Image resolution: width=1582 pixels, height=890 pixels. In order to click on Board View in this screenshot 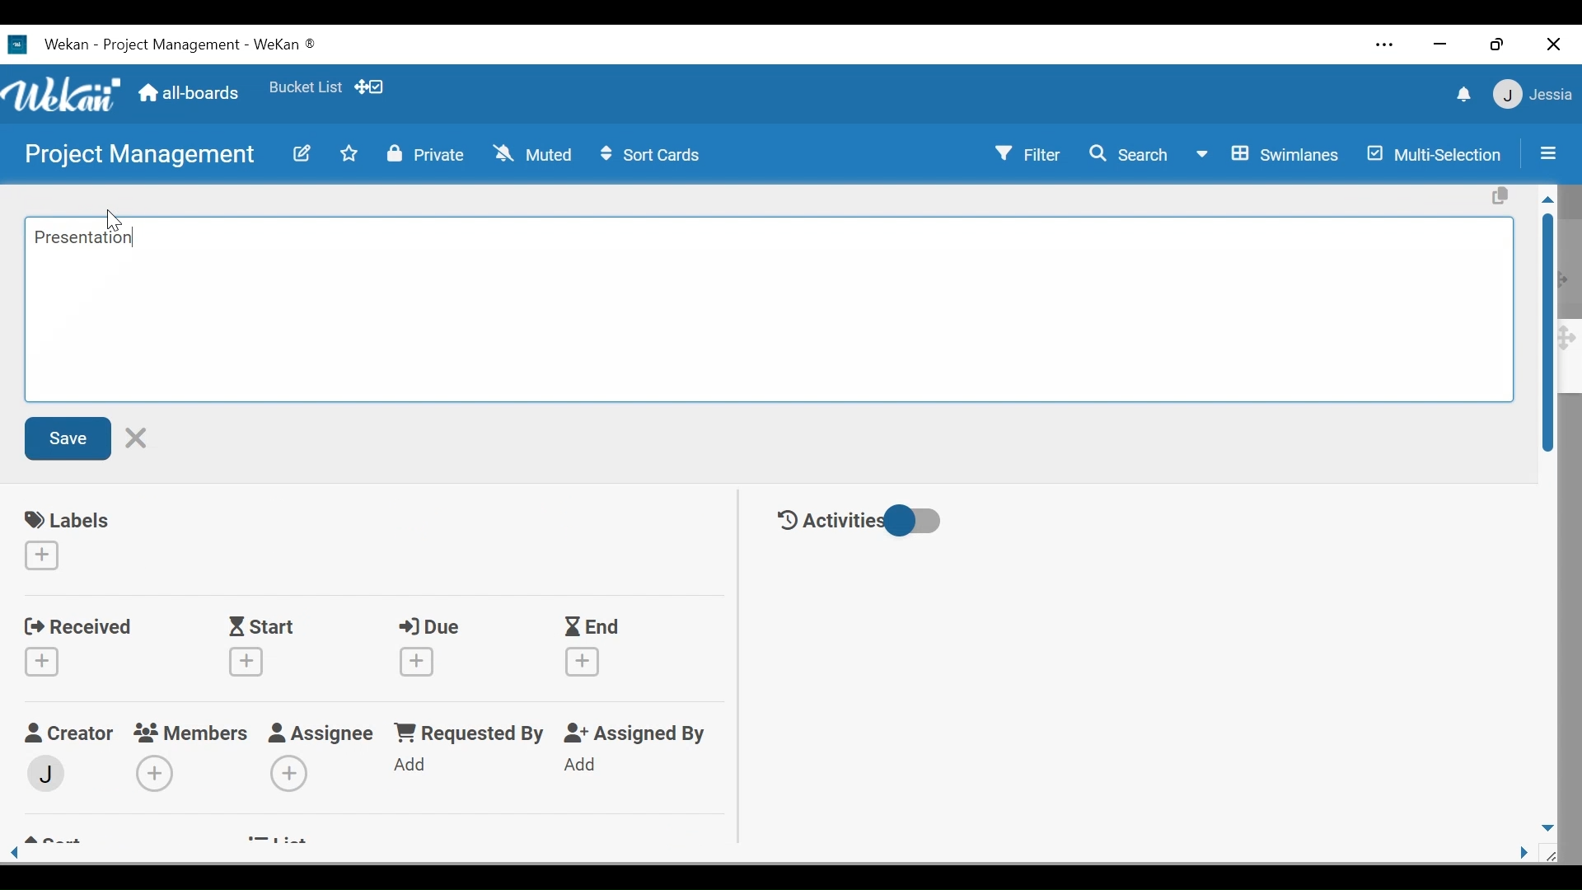, I will do `click(1265, 156)`.